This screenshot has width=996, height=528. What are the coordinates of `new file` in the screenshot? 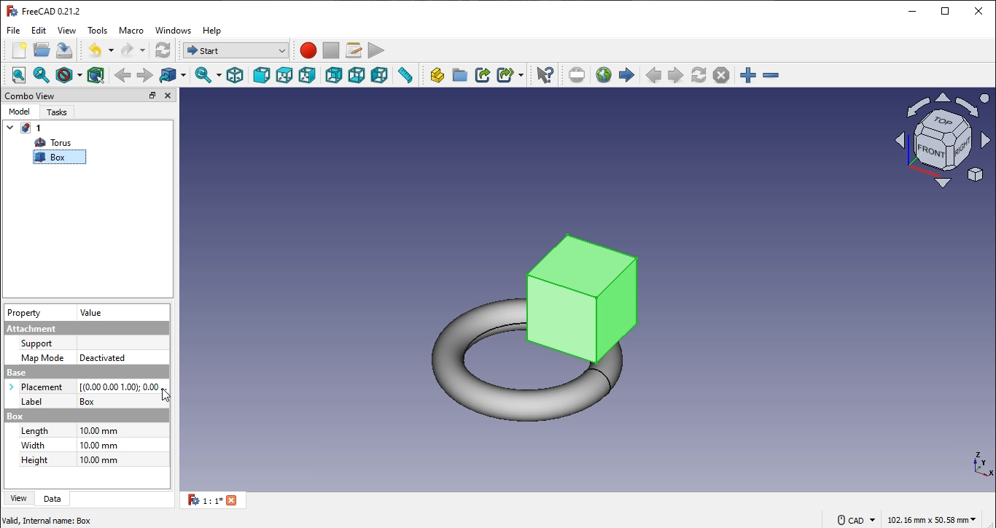 It's located at (20, 50).